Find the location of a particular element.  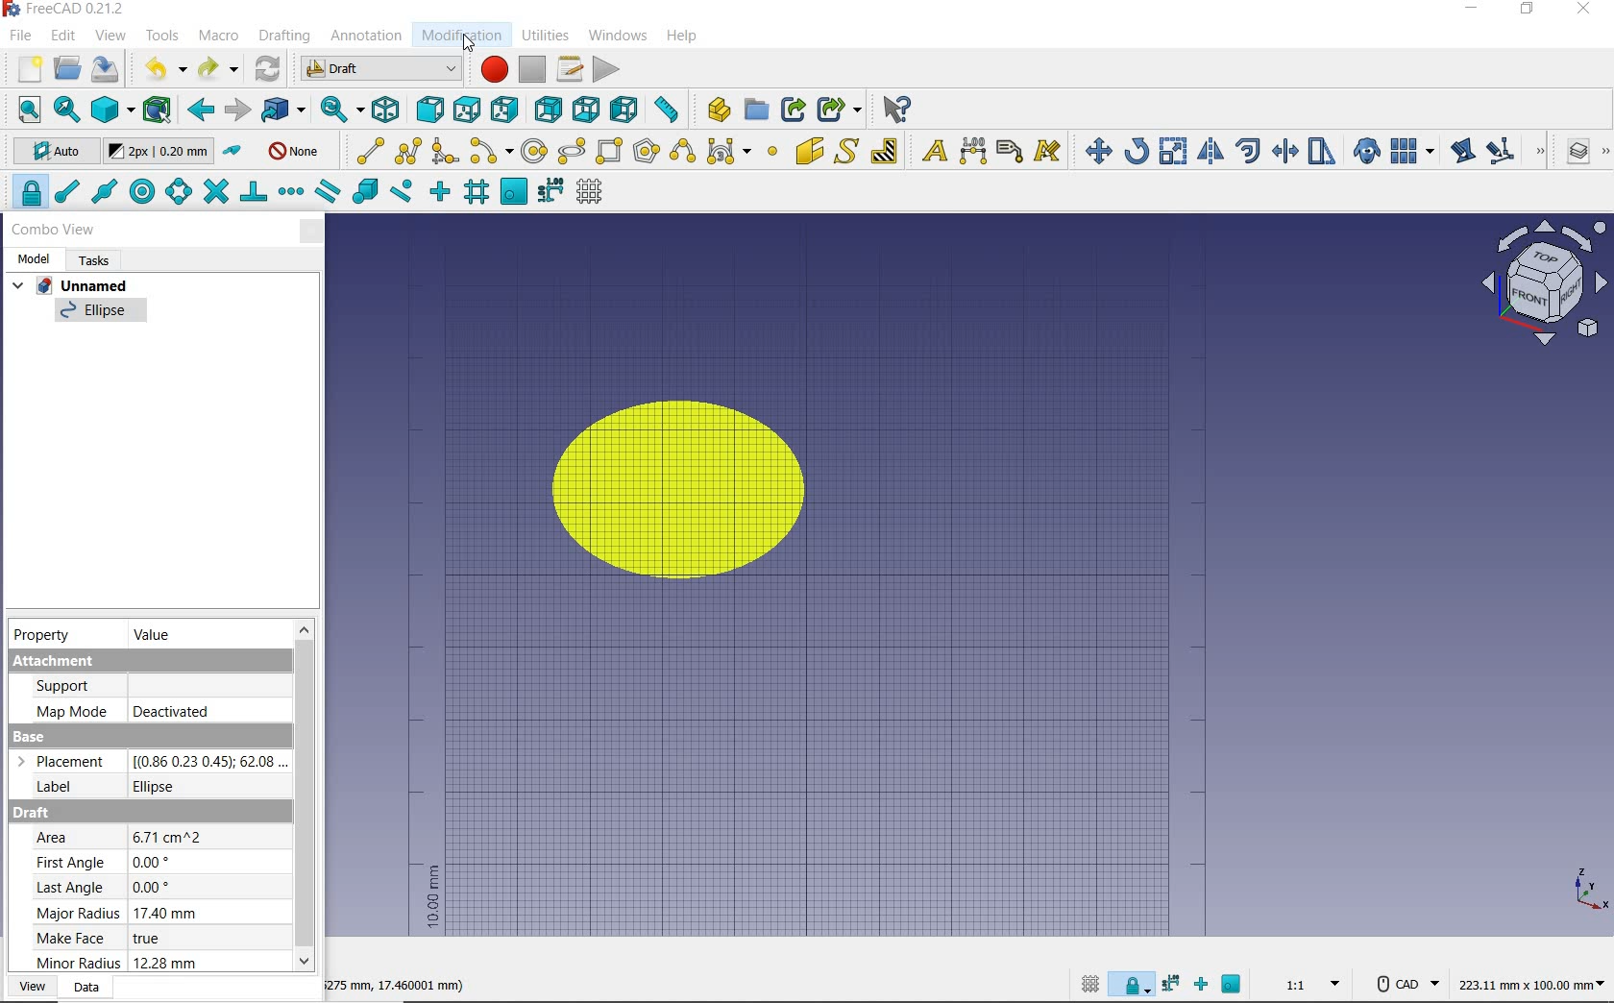

snap parallel is located at coordinates (328, 191).